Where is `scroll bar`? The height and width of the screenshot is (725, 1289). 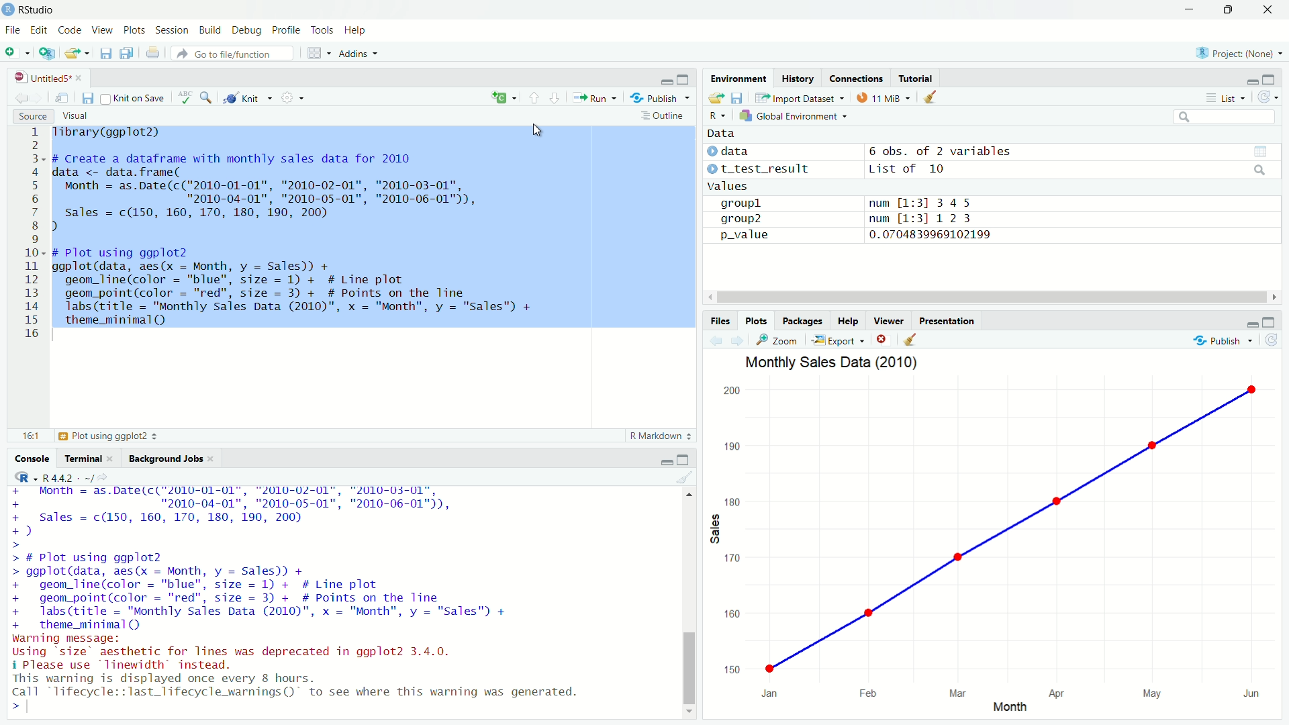
scroll bar is located at coordinates (686, 601).